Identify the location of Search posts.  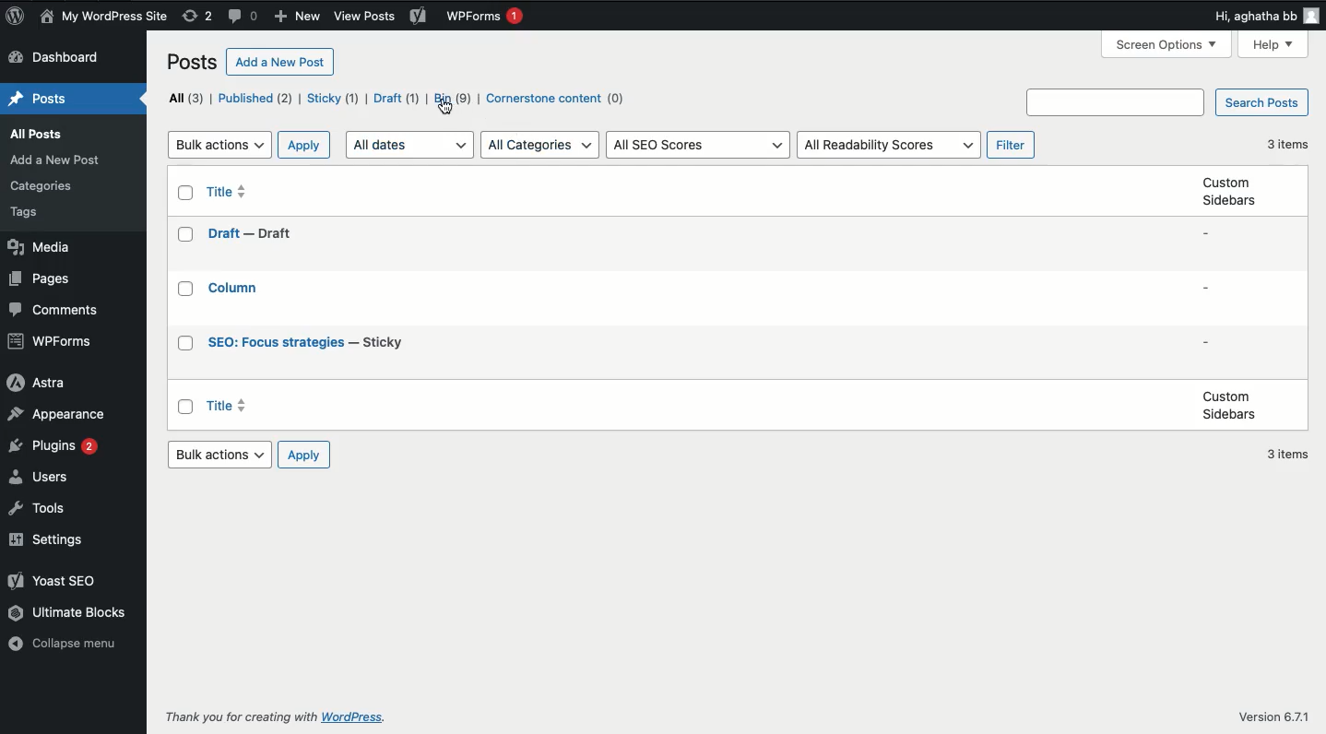
(1264, 103).